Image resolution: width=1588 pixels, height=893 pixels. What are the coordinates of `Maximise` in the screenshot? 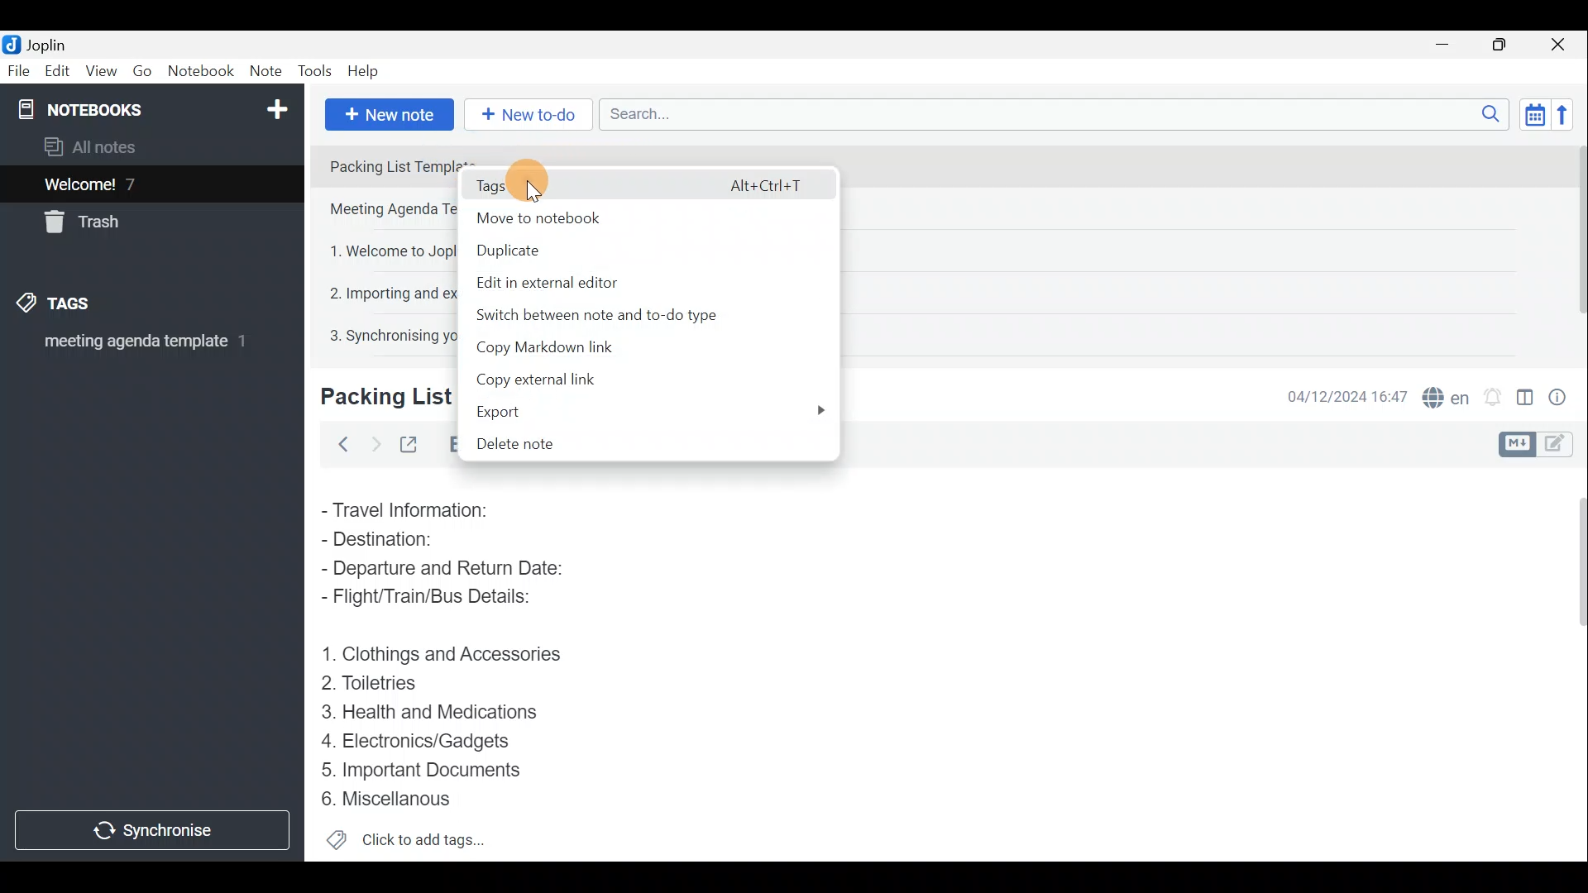 It's located at (1505, 45).